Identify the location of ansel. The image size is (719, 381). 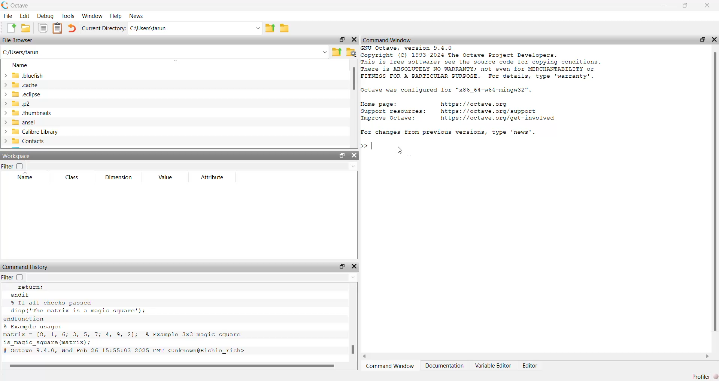
(19, 122).